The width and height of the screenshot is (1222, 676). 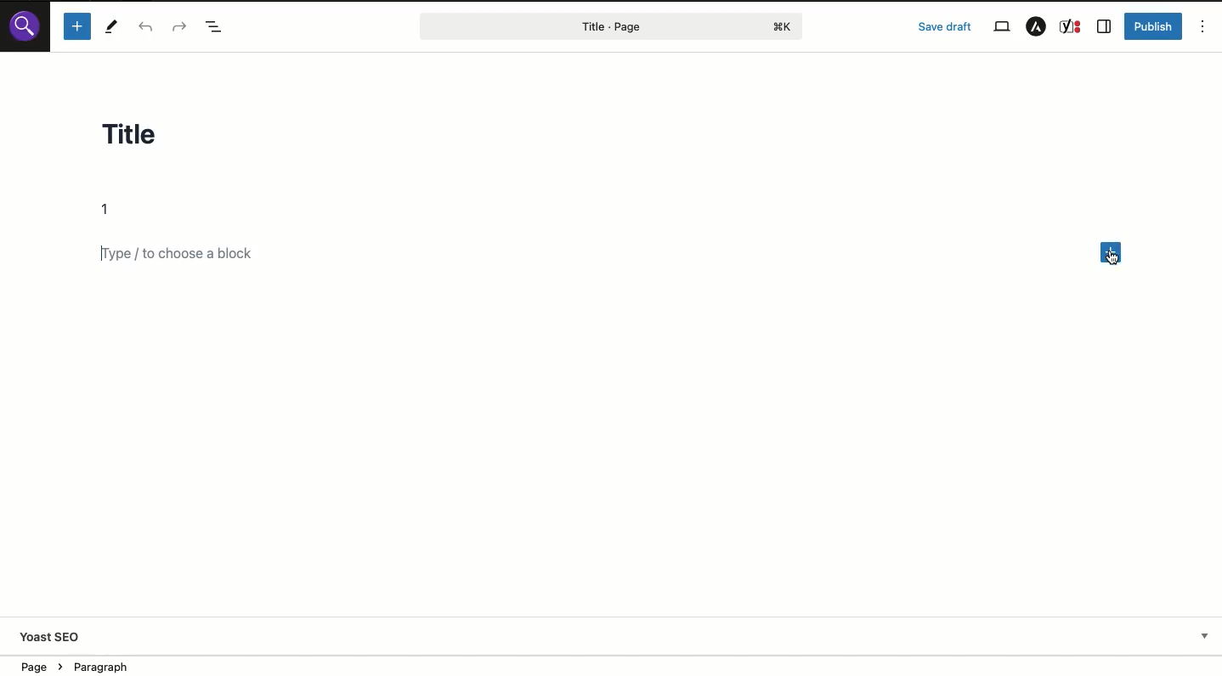 I want to click on Title, so click(x=145, y=138).